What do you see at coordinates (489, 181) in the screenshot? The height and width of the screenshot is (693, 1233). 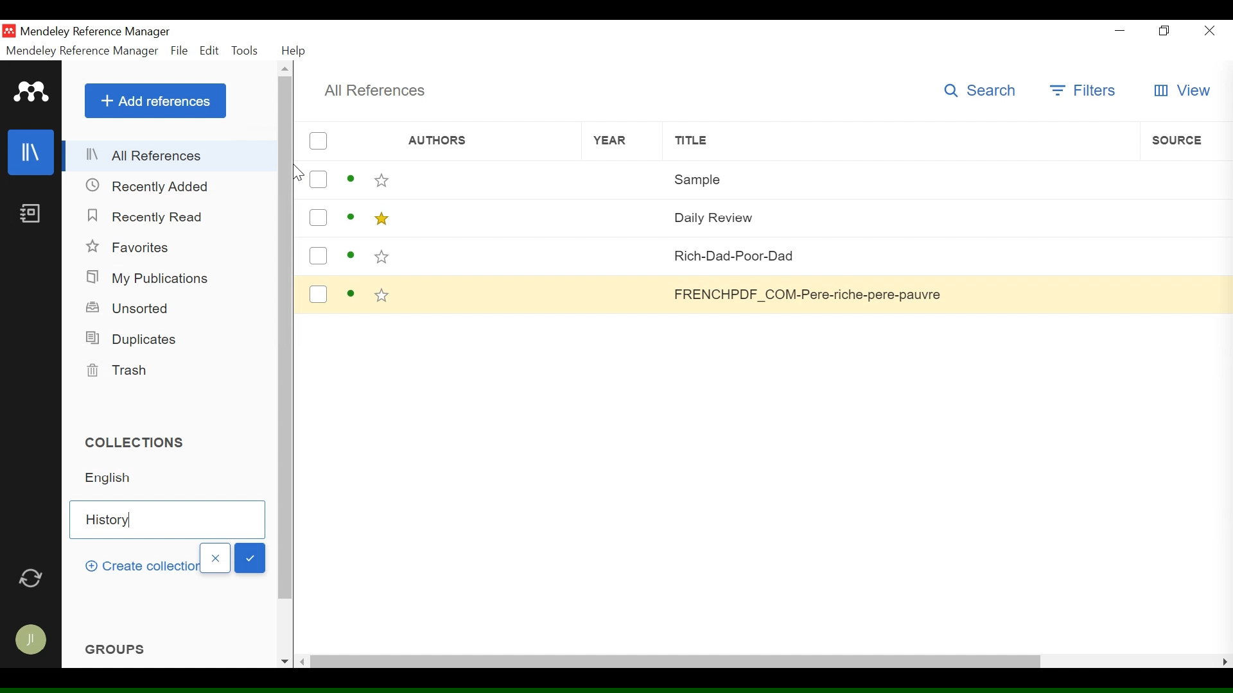 I see `Authors` at bounding box center [489, 181].